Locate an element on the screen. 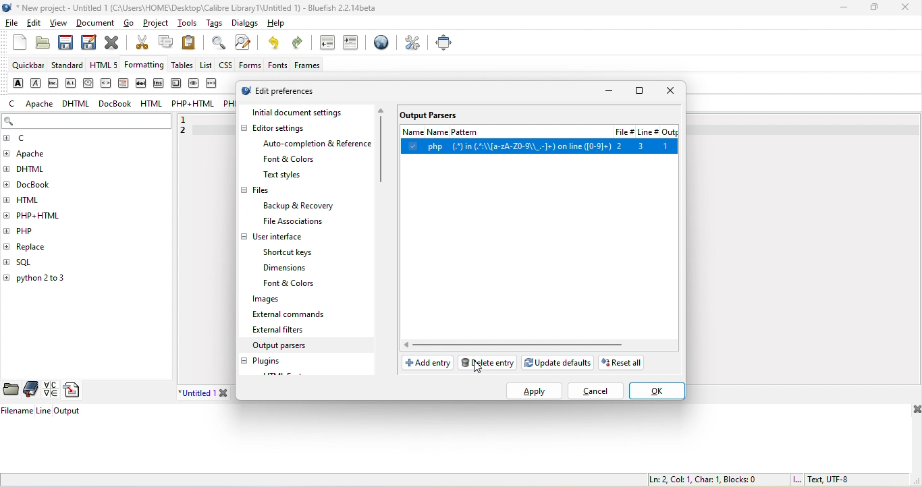 This screenshot has width=922, height=487. vertical scroll bar is located at coordinates (382, 147).